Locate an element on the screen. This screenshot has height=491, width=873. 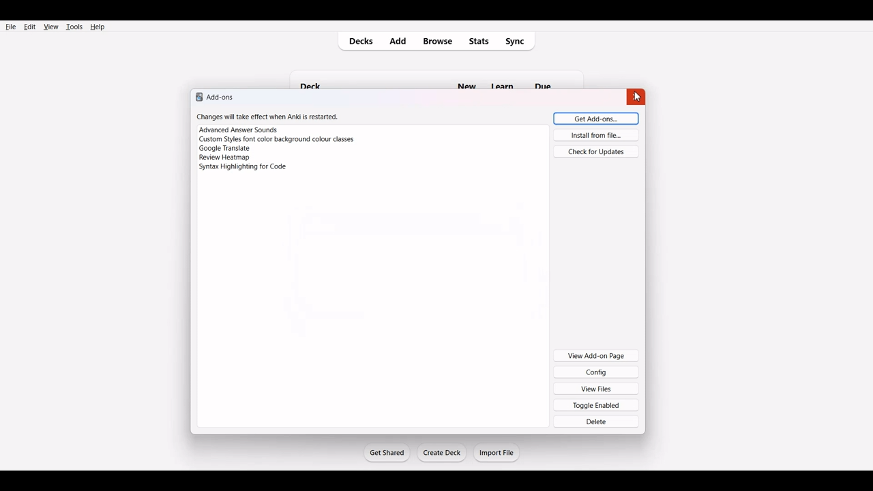
View is located at coordinates (50, 27).